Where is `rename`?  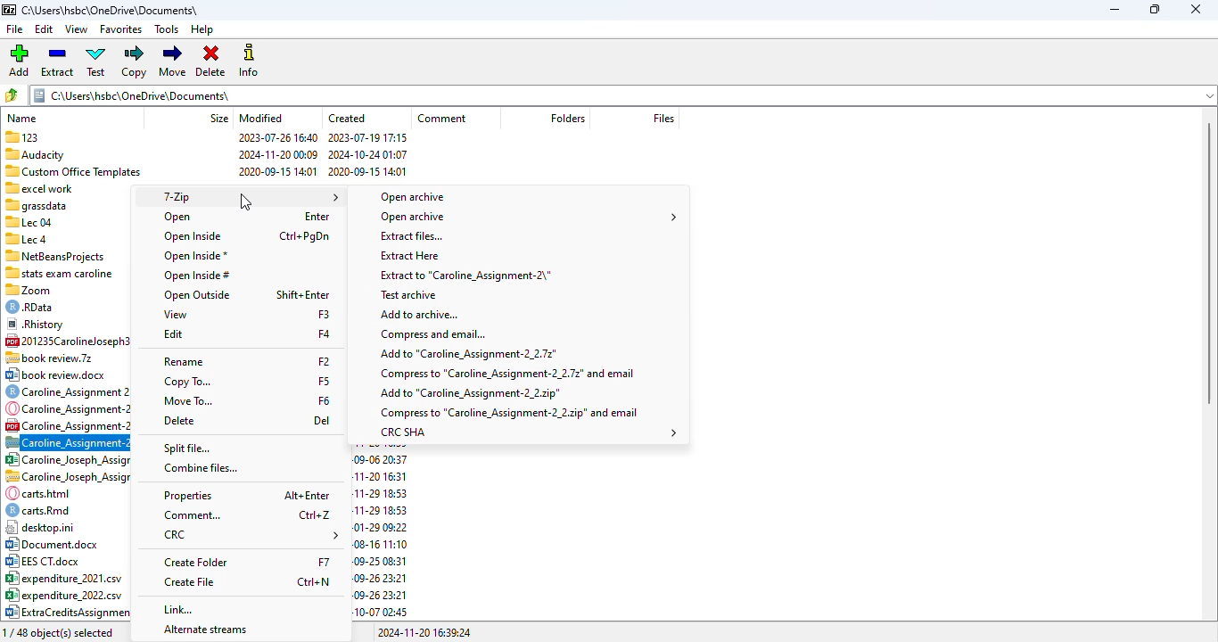
rename is located at coordinates (184, 362).